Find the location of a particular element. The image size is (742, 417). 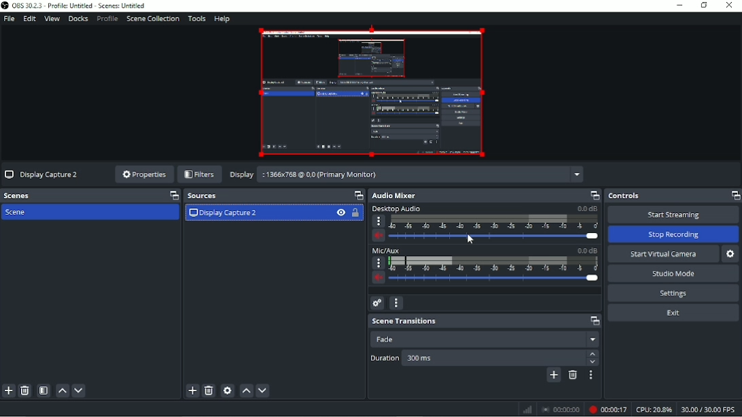

Move scene down is located at coordinates (79, 391).